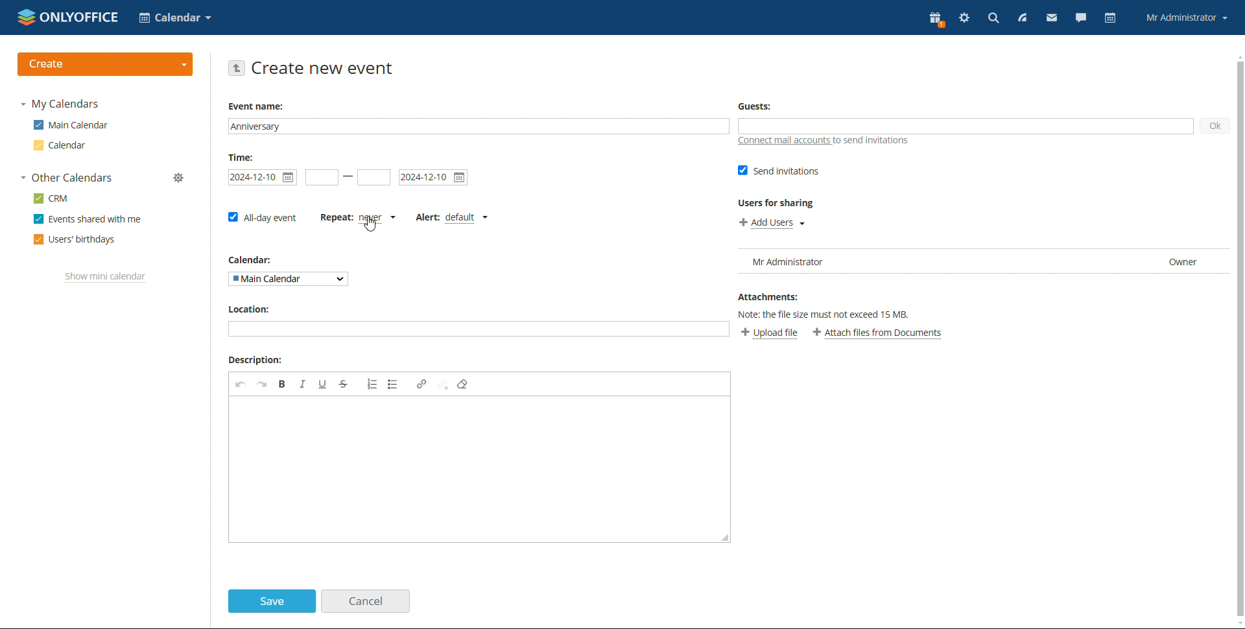  I want to click on insert/remove numbered list, so click(373, 384).